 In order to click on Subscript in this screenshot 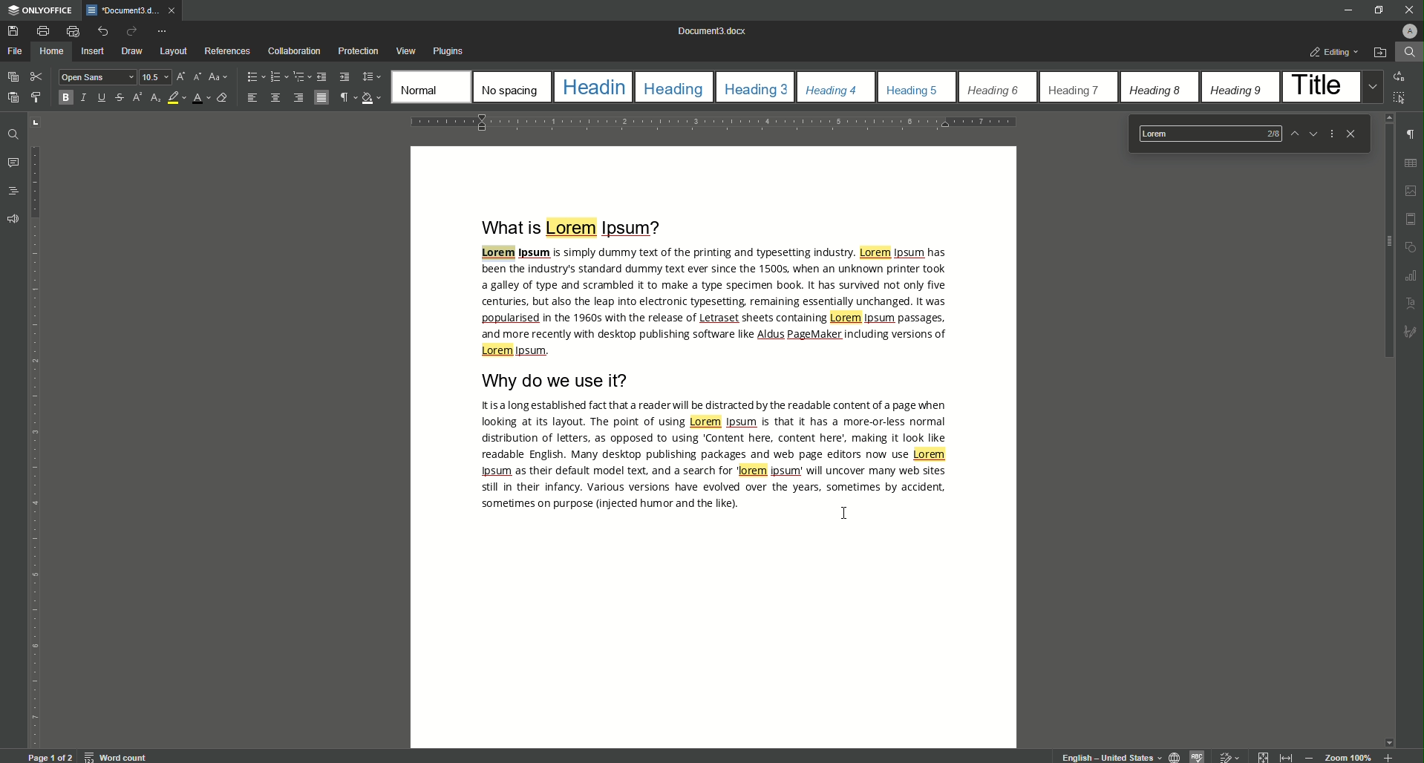, I will do `click(156, 99)`.